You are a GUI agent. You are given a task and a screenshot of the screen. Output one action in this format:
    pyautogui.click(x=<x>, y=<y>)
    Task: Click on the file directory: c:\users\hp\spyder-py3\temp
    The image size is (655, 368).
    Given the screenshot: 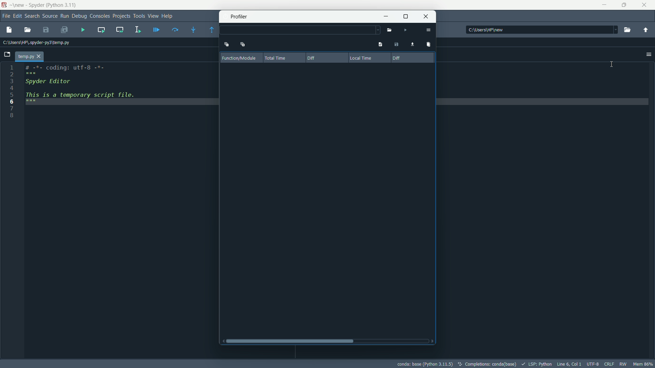 What is the action you would take?
    pyautogui.click(x=37, y=43)
    